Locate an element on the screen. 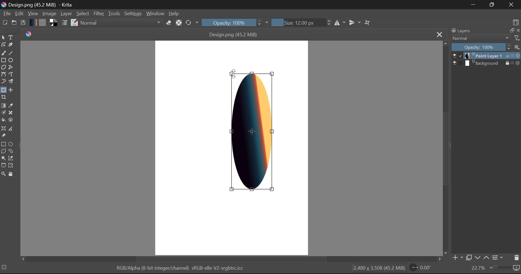  Circular Selection is located at coordinates (10, 144).